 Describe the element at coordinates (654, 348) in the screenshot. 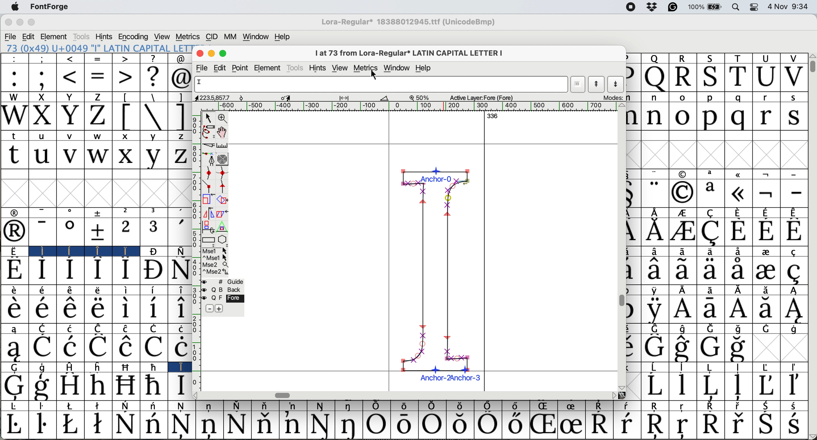

I see `Symbol` at that location.